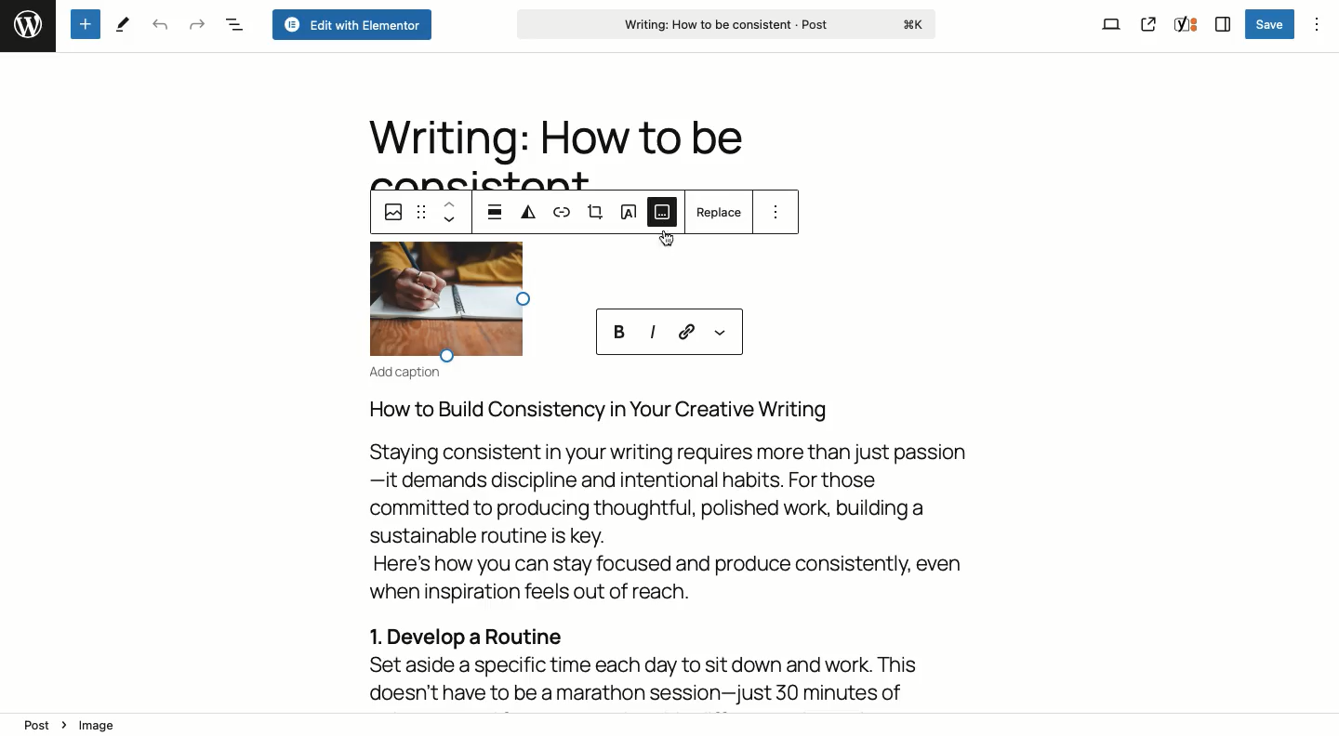 Image resolution: width=1339 pixels, height=736 pixels. I want to click on Redo, so click(194, 23).